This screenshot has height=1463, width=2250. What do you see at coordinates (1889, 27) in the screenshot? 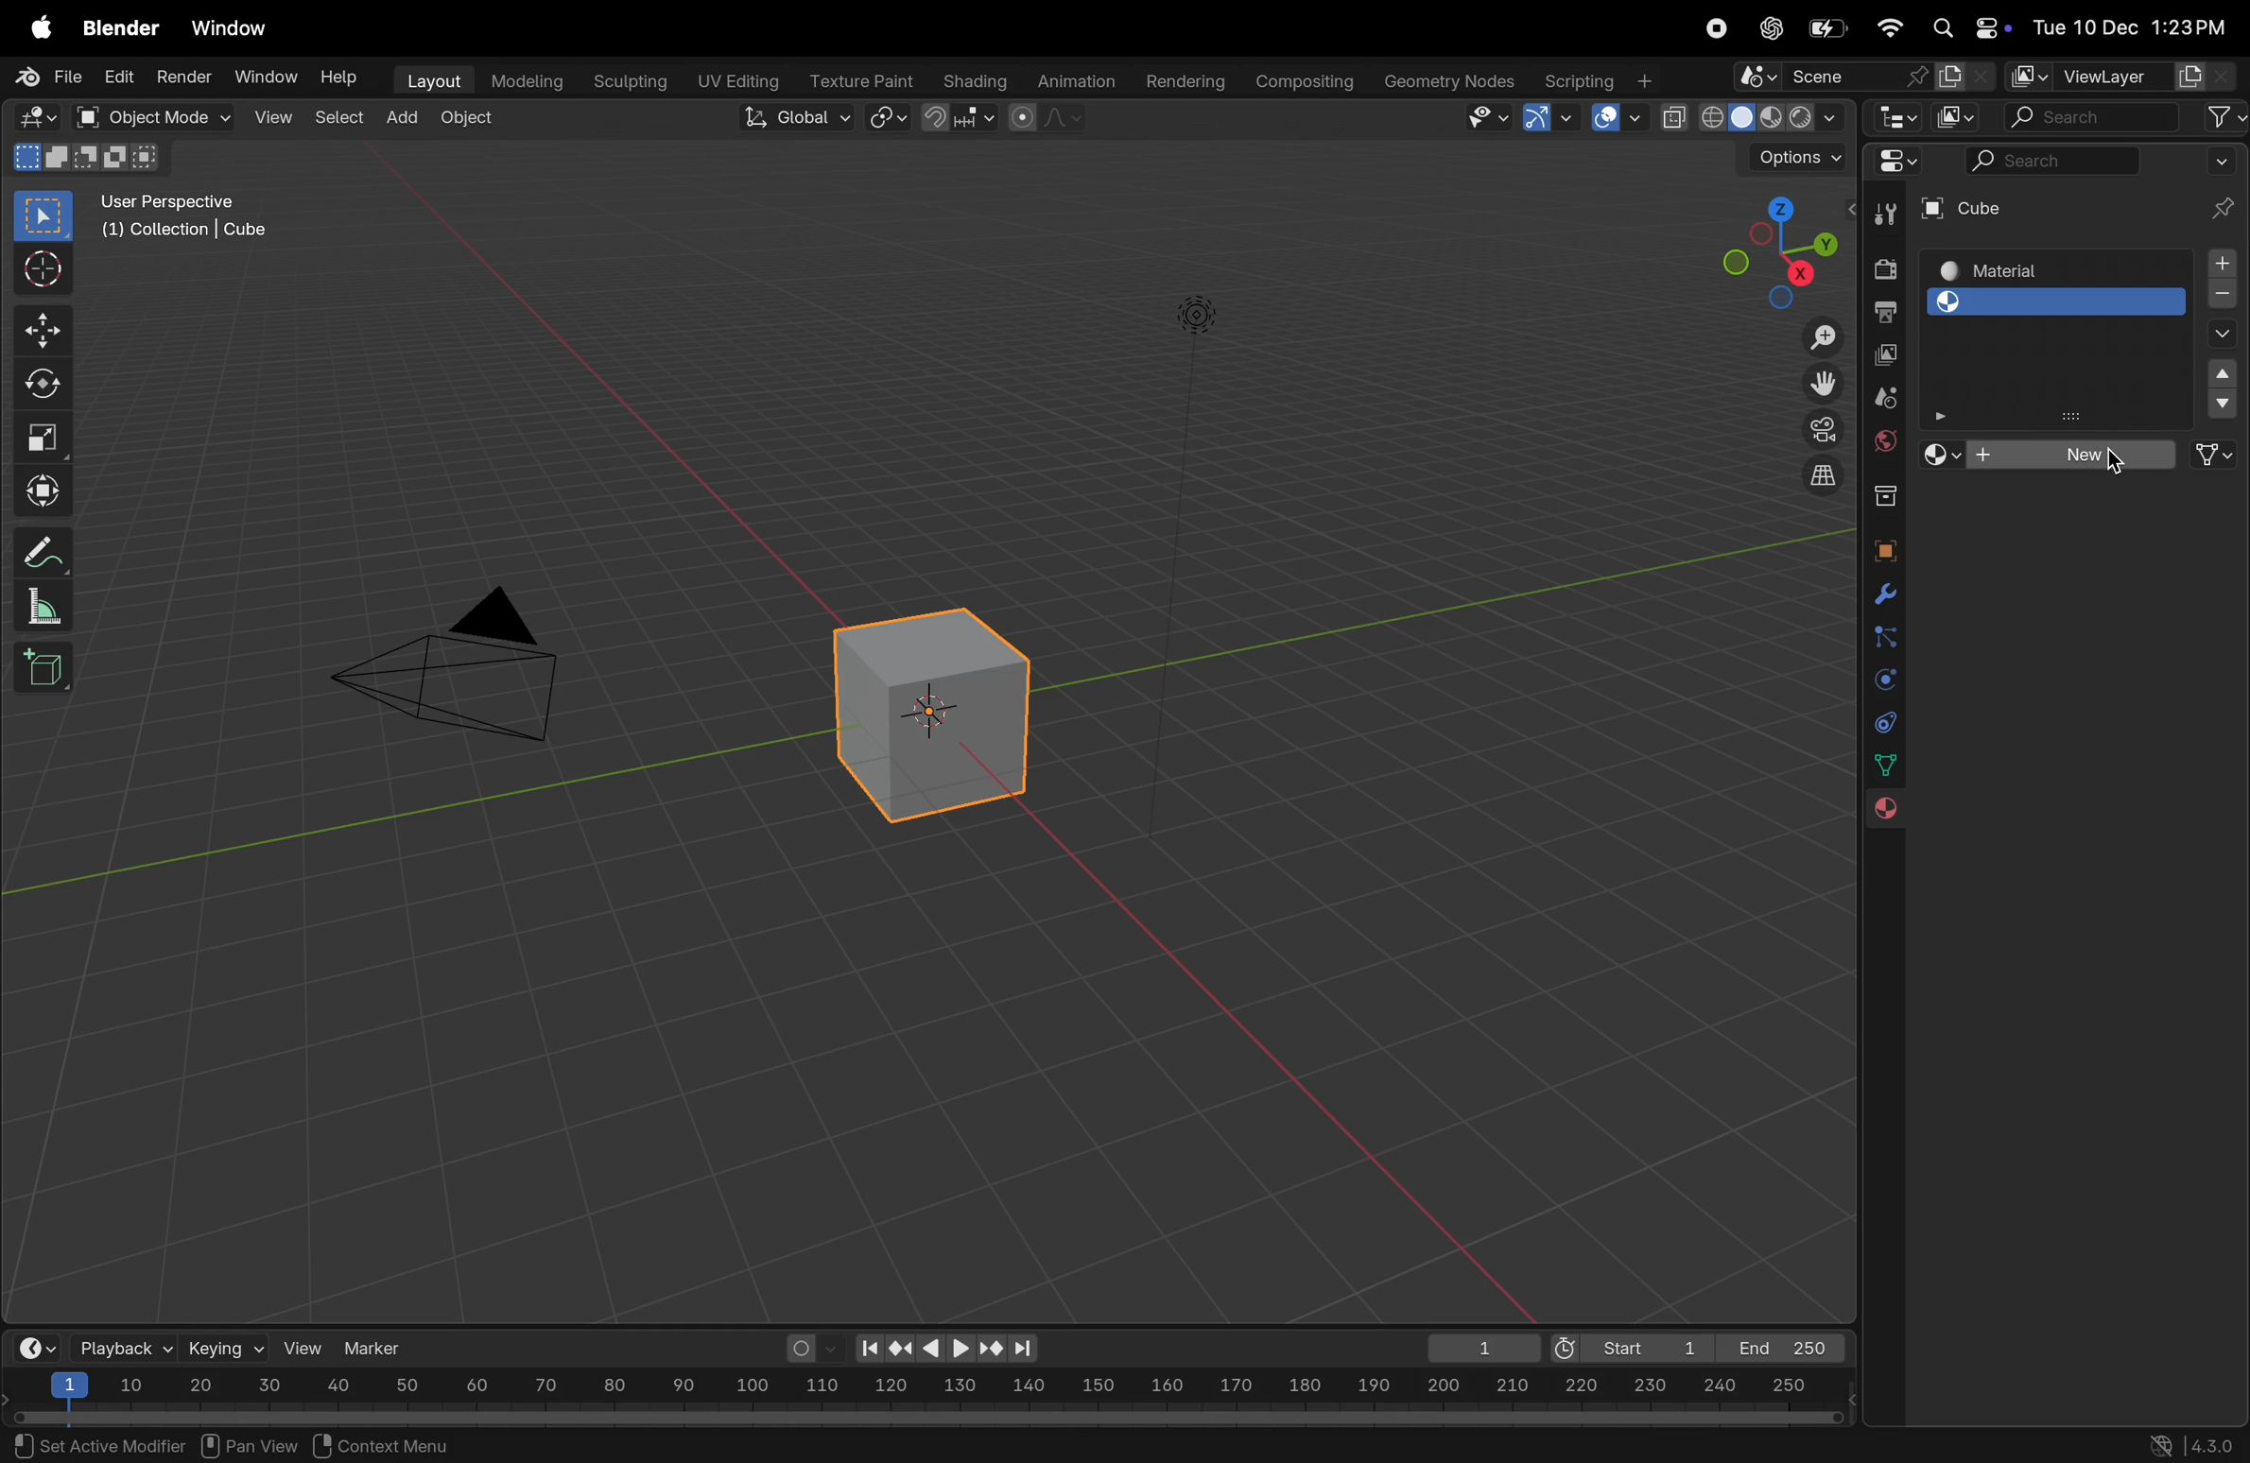
I see `wifi` at bounding box center [1889, 27].